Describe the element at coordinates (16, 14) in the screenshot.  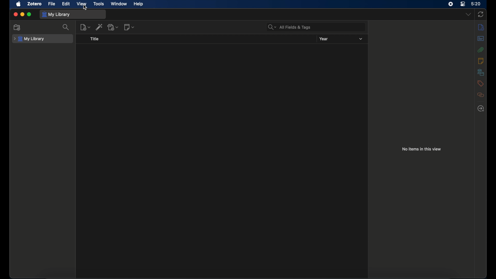
I see `close` at that location.